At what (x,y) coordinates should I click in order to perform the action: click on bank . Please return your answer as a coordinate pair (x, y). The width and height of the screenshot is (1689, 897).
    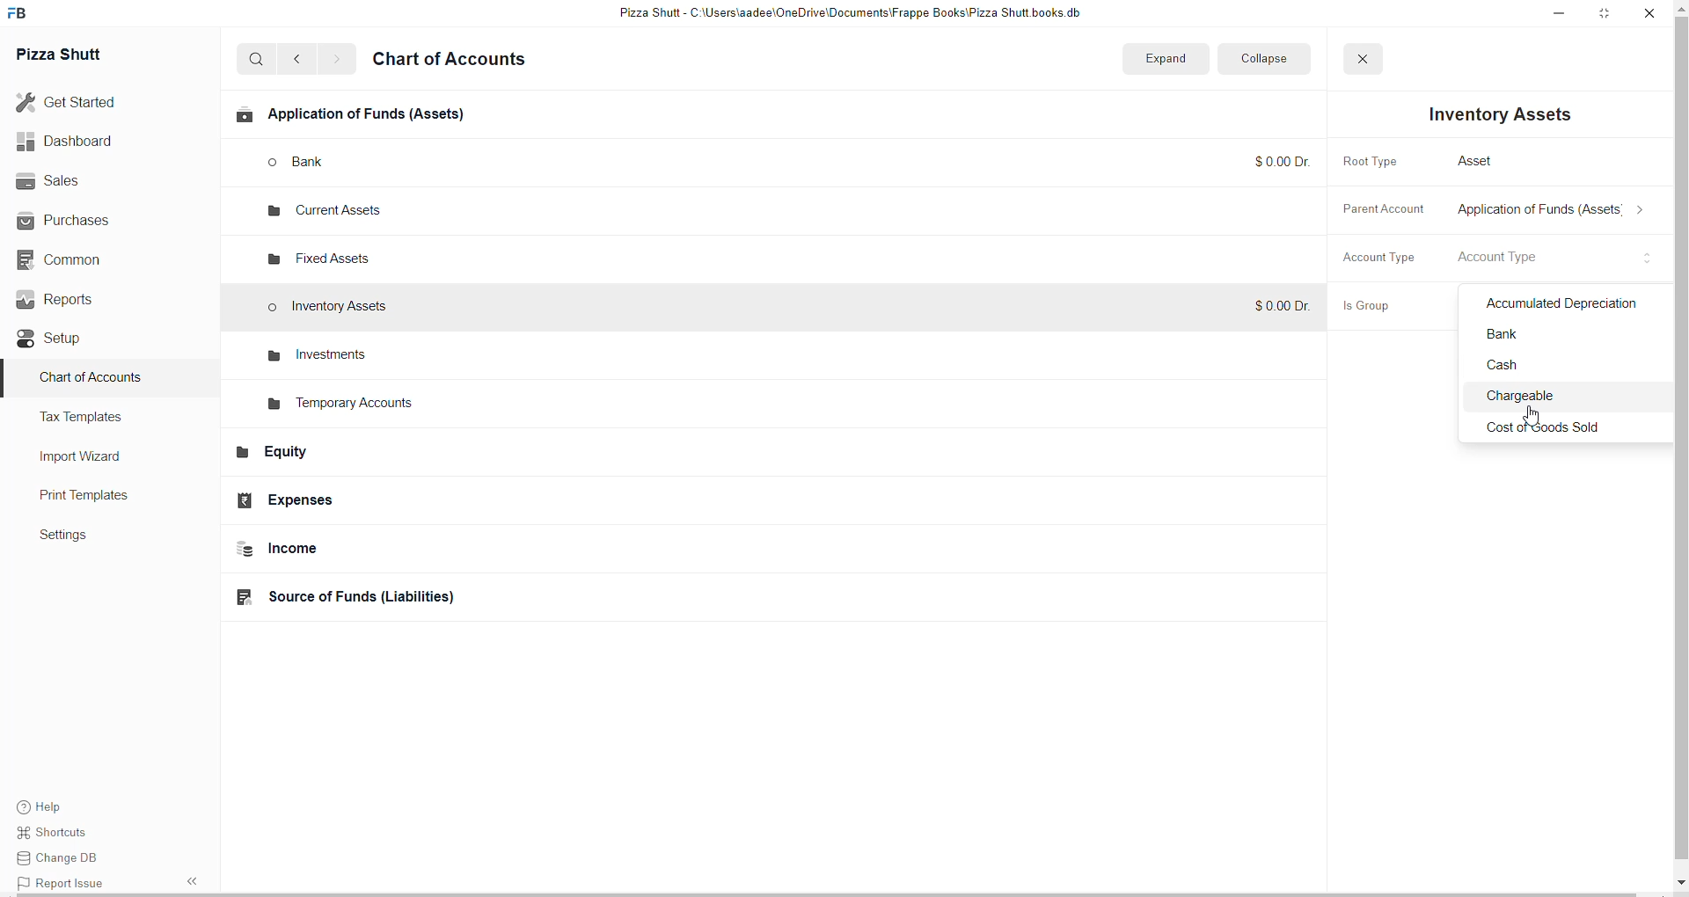
    Looking at the image, I should click on (324, 163).